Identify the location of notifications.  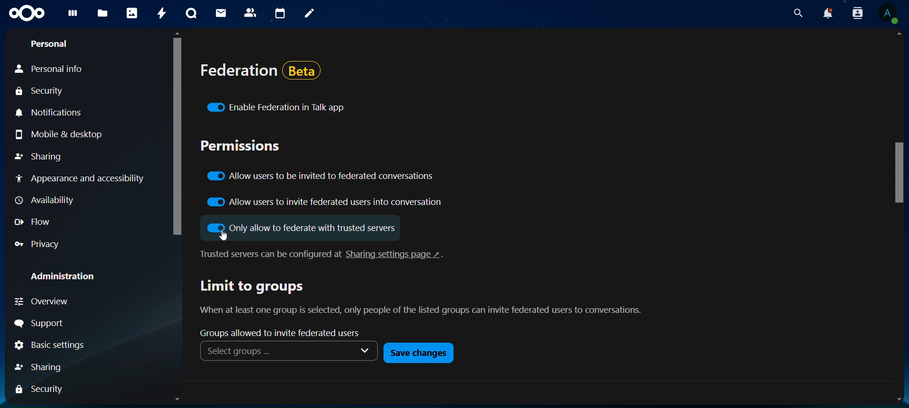
(827, 13).